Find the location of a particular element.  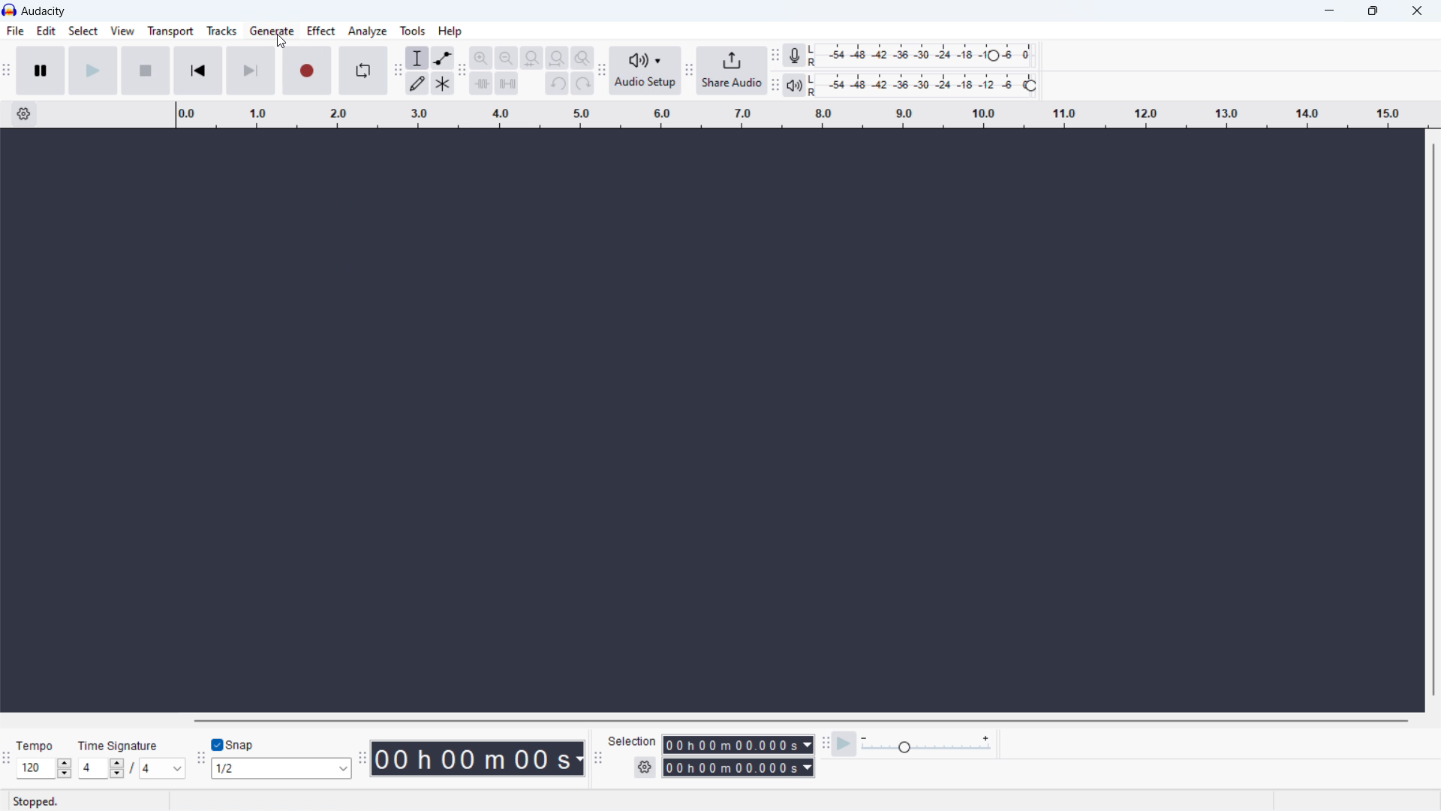

play at speed is located at coordinates (844, 743).